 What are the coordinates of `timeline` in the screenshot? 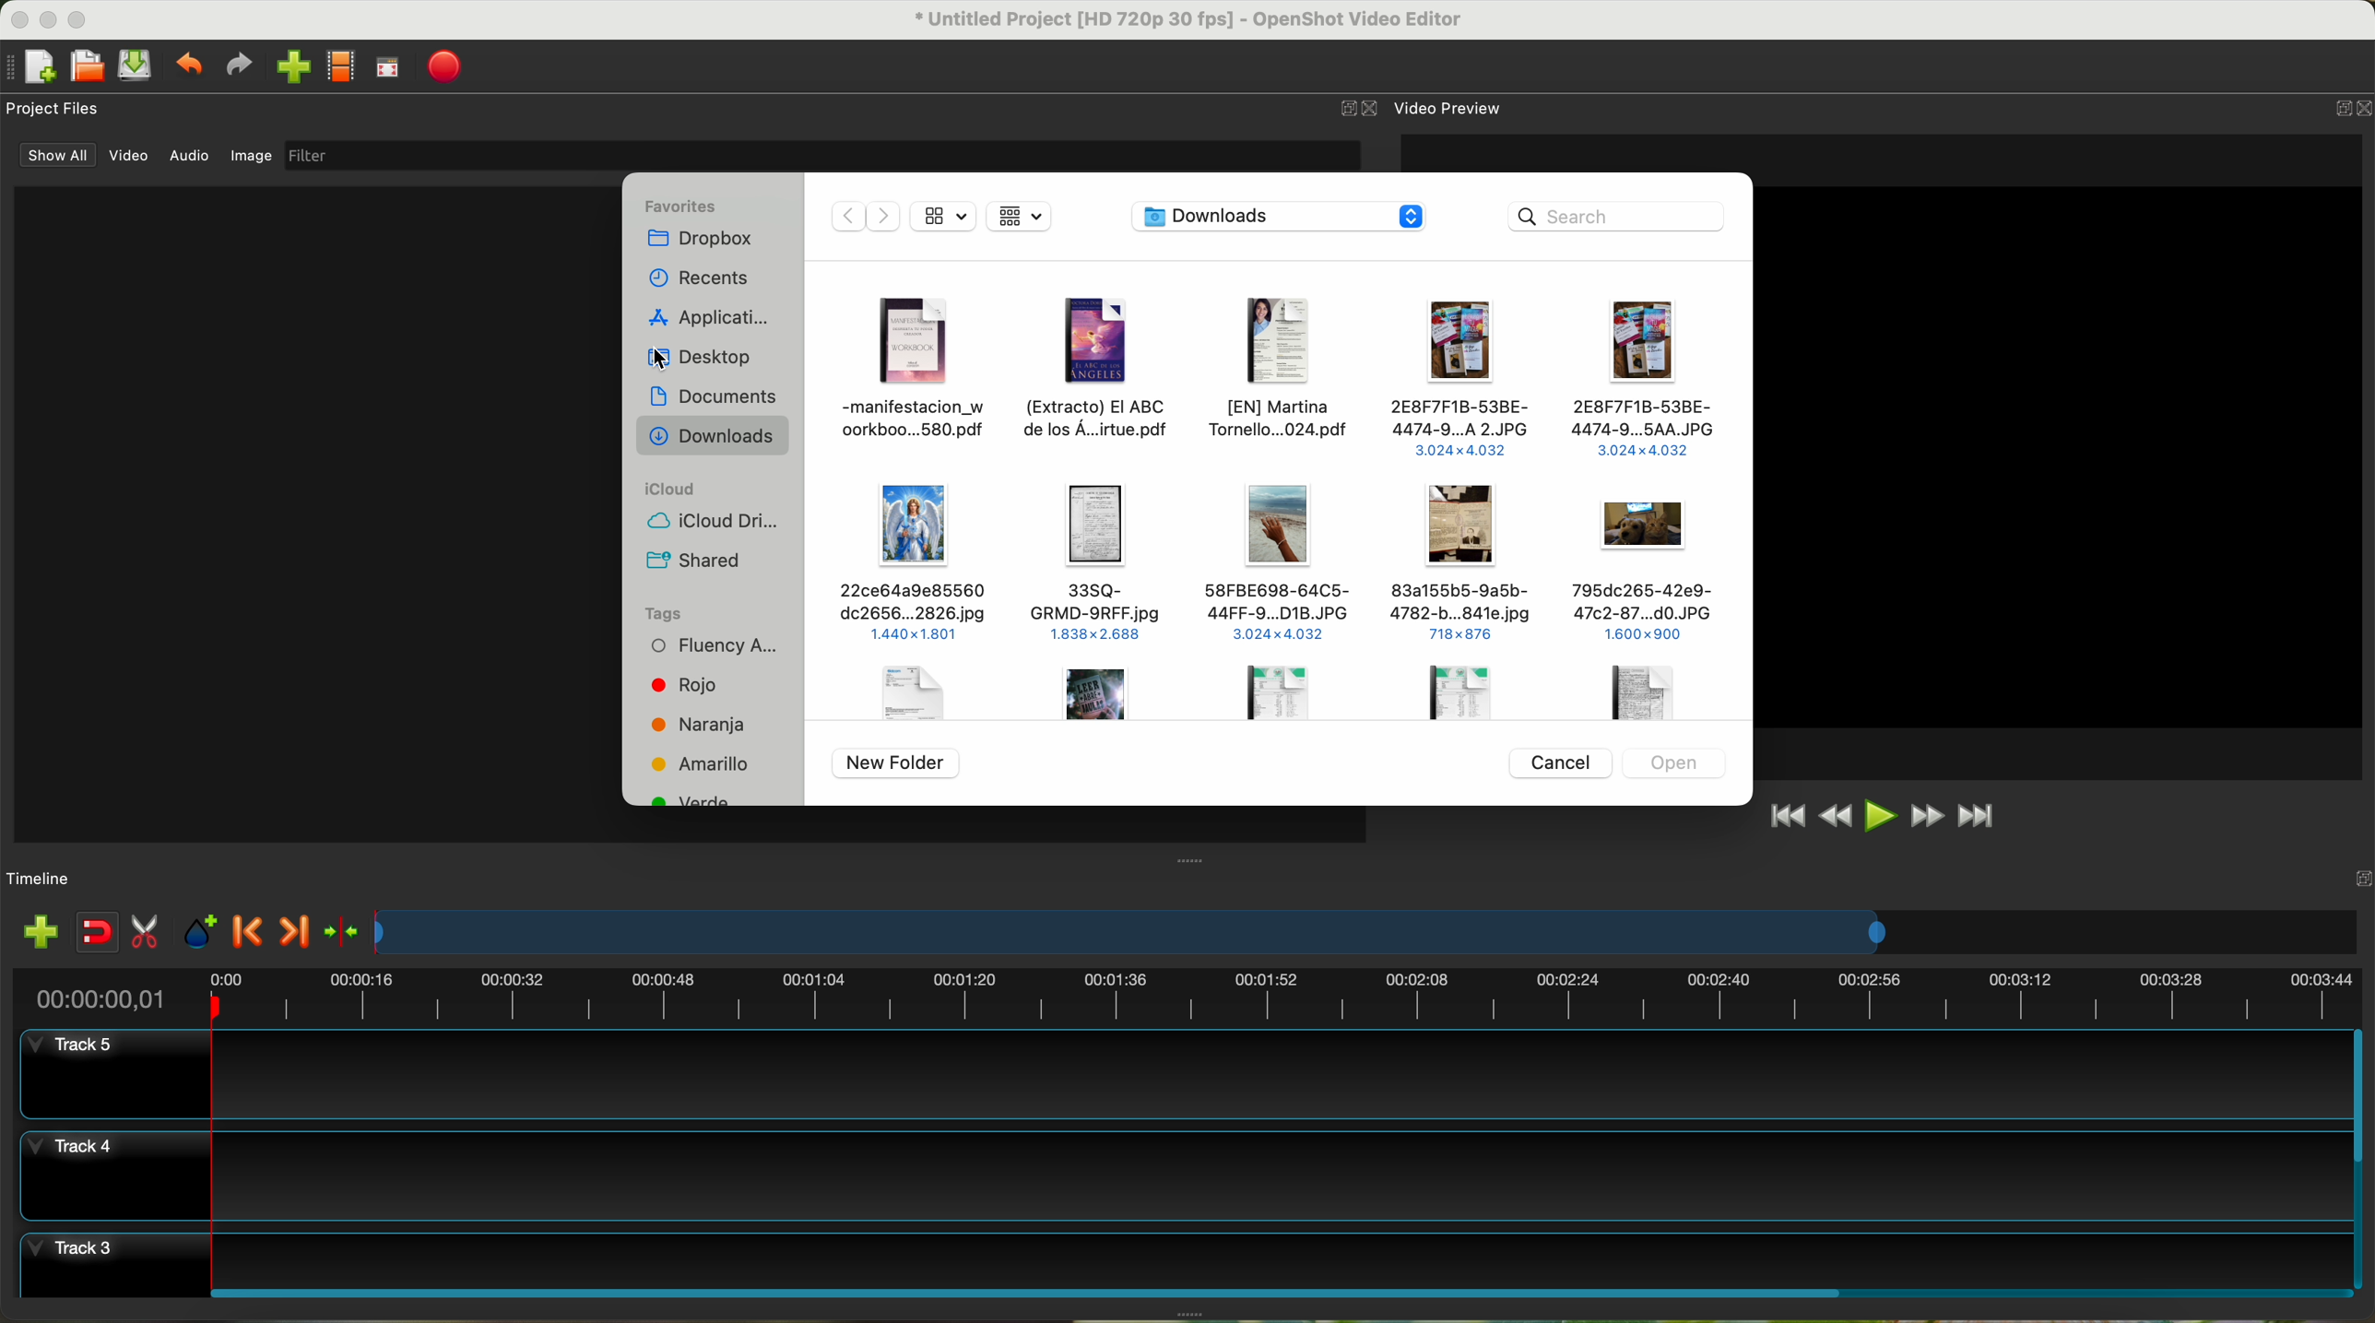 It's located at (1185, 994).